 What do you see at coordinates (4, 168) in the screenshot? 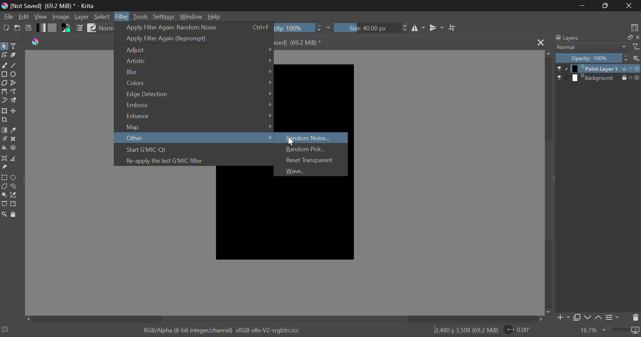
I see `Reference Images` at bounding box center [4, 168].